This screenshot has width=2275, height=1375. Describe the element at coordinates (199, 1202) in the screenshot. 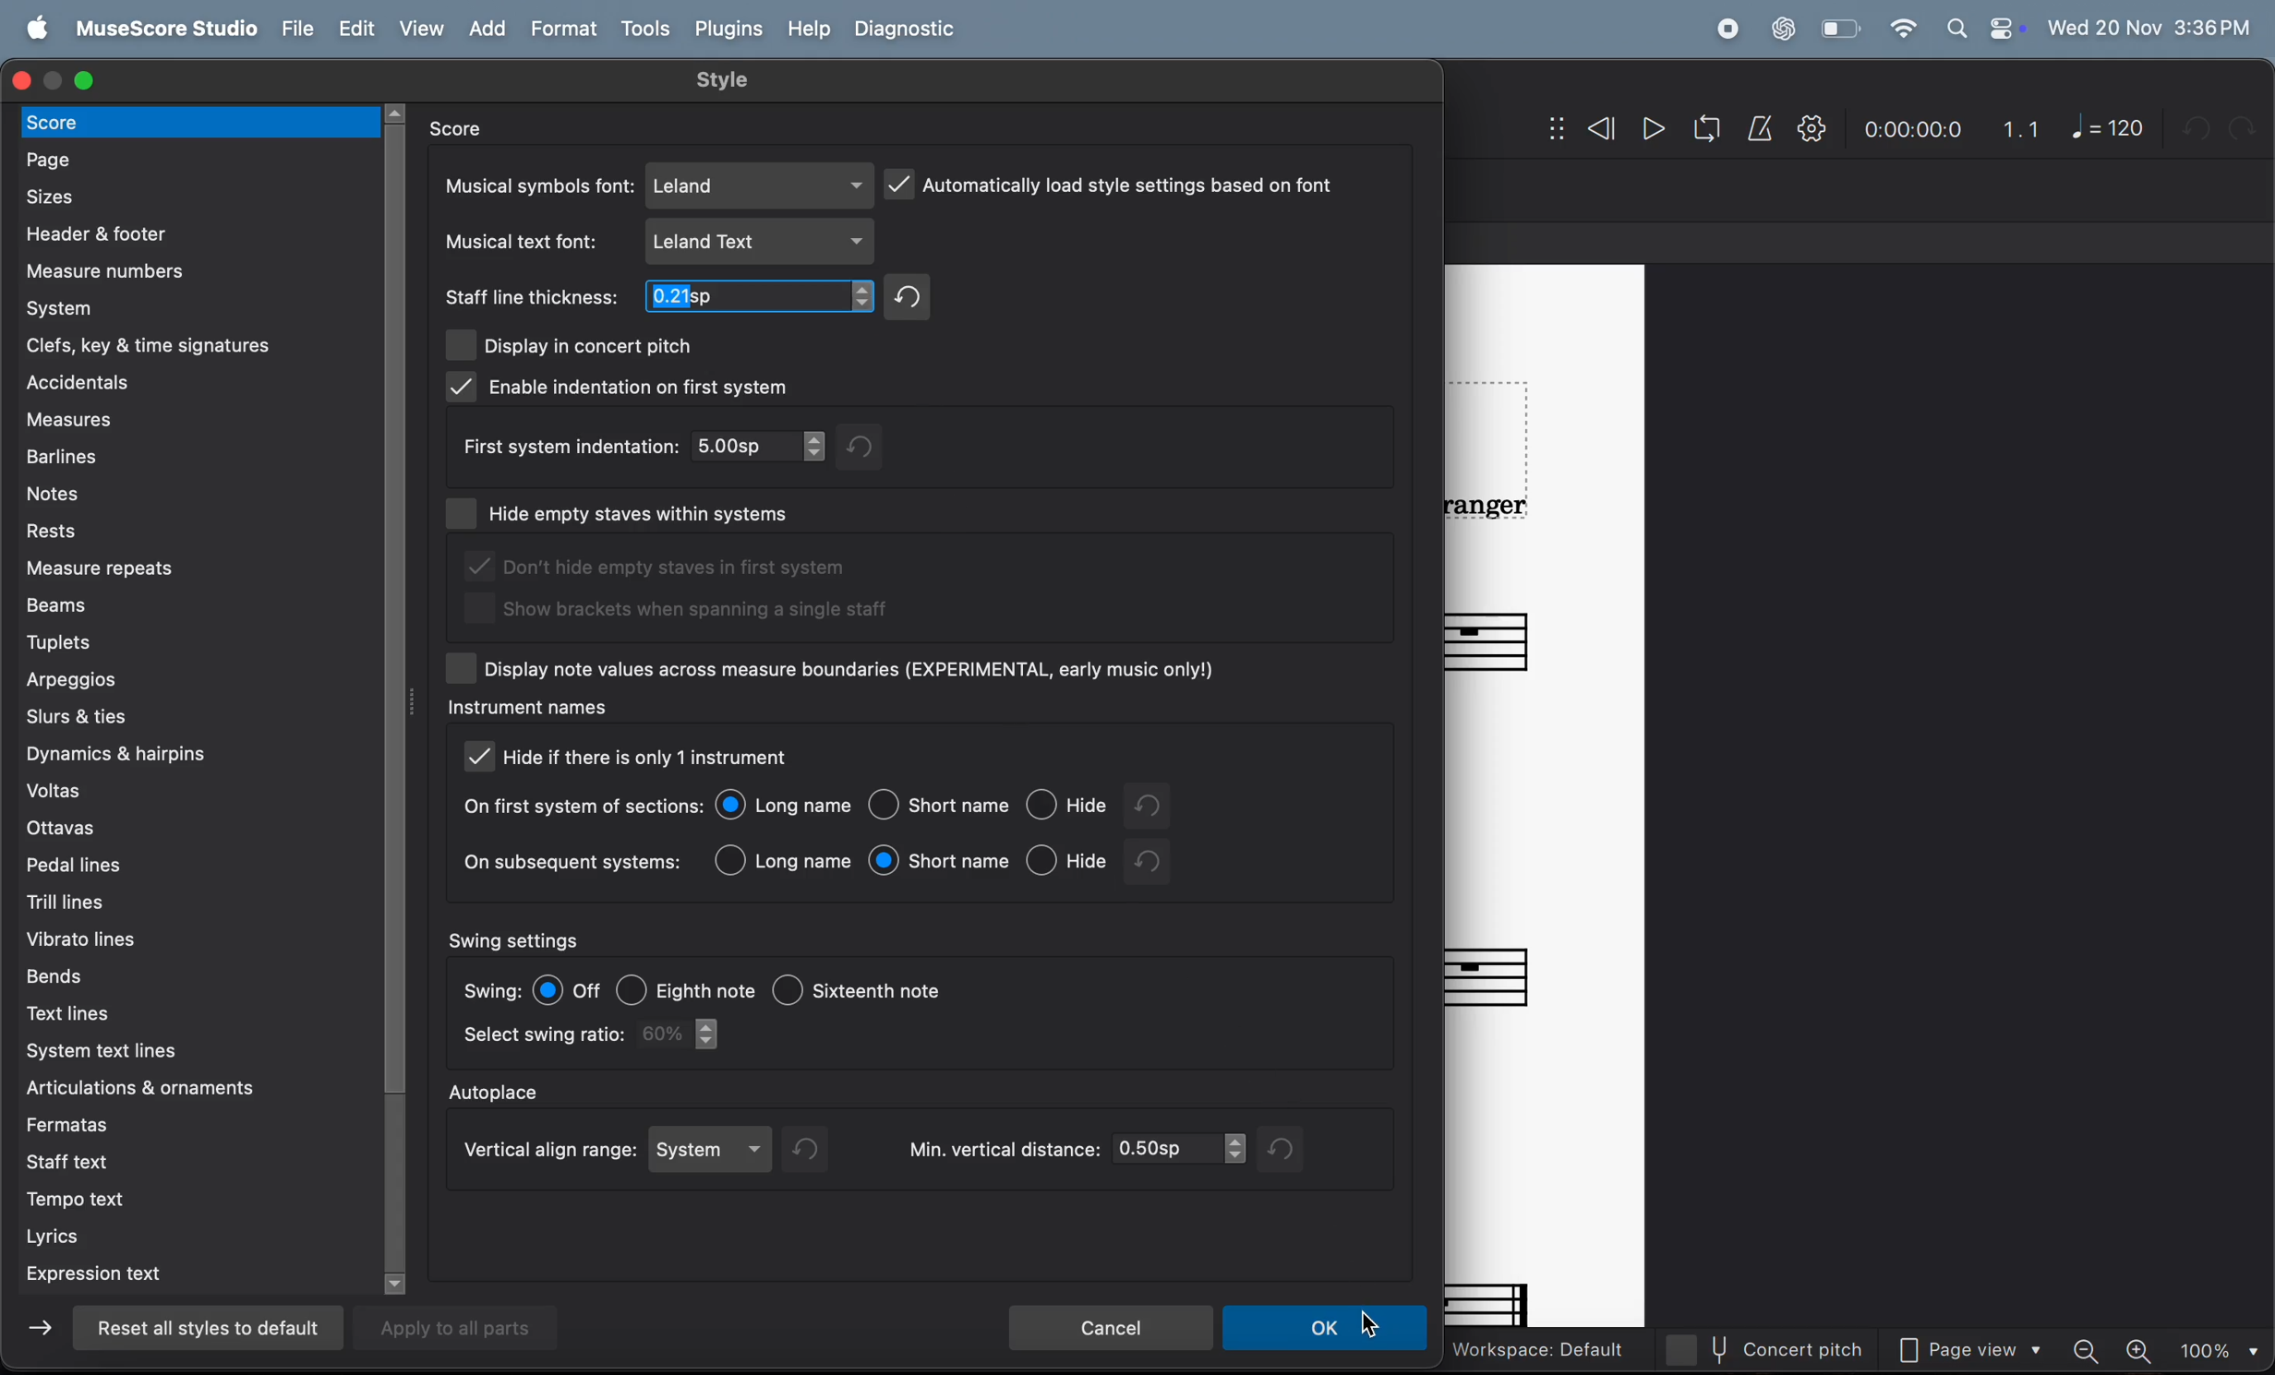

I see `tempo` at that location.